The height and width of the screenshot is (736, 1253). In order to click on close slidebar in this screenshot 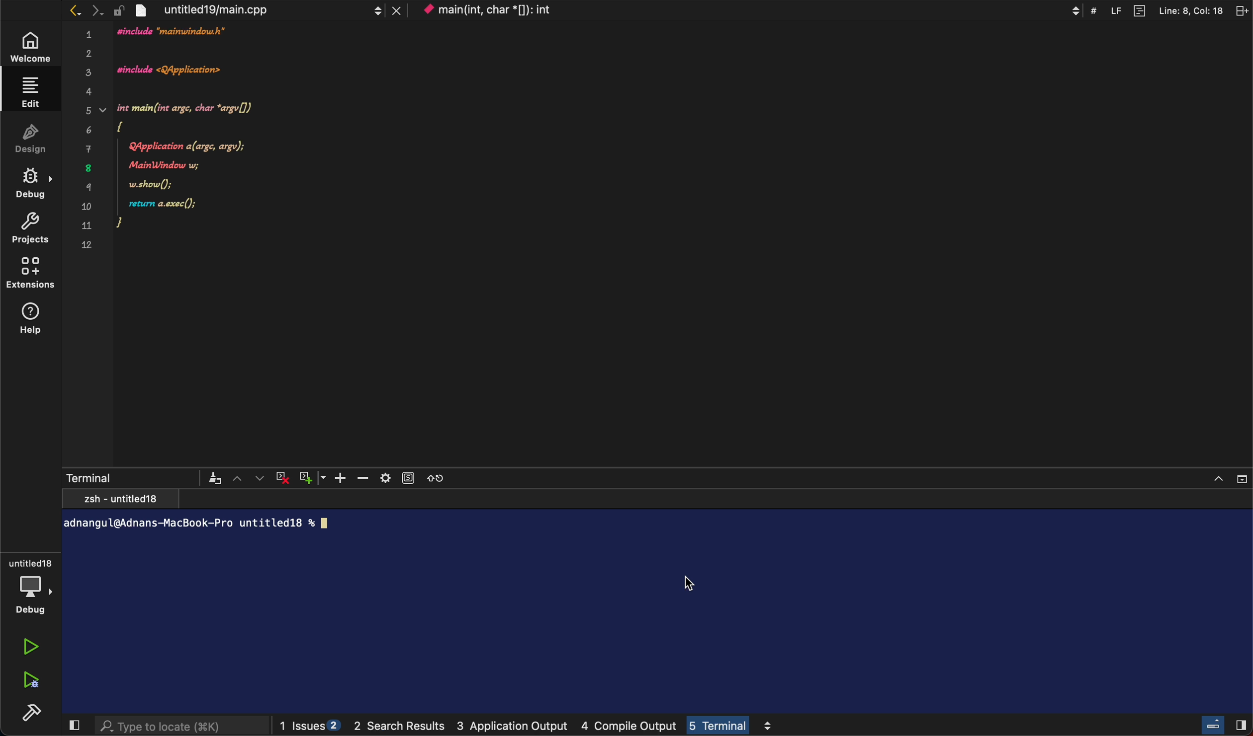, I will do `click(1221, 724)`.